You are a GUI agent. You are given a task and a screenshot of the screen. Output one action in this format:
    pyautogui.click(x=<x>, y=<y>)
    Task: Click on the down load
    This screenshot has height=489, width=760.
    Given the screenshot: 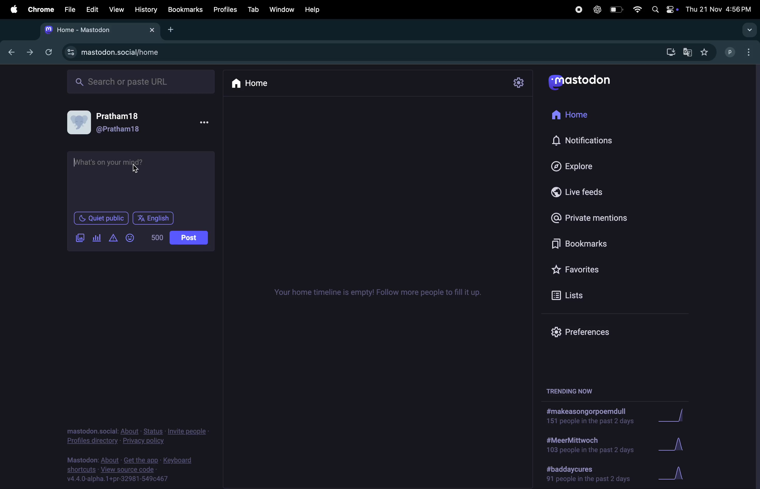 What is the action you would take?
    pyautogui.click(x=668, y=53)
    